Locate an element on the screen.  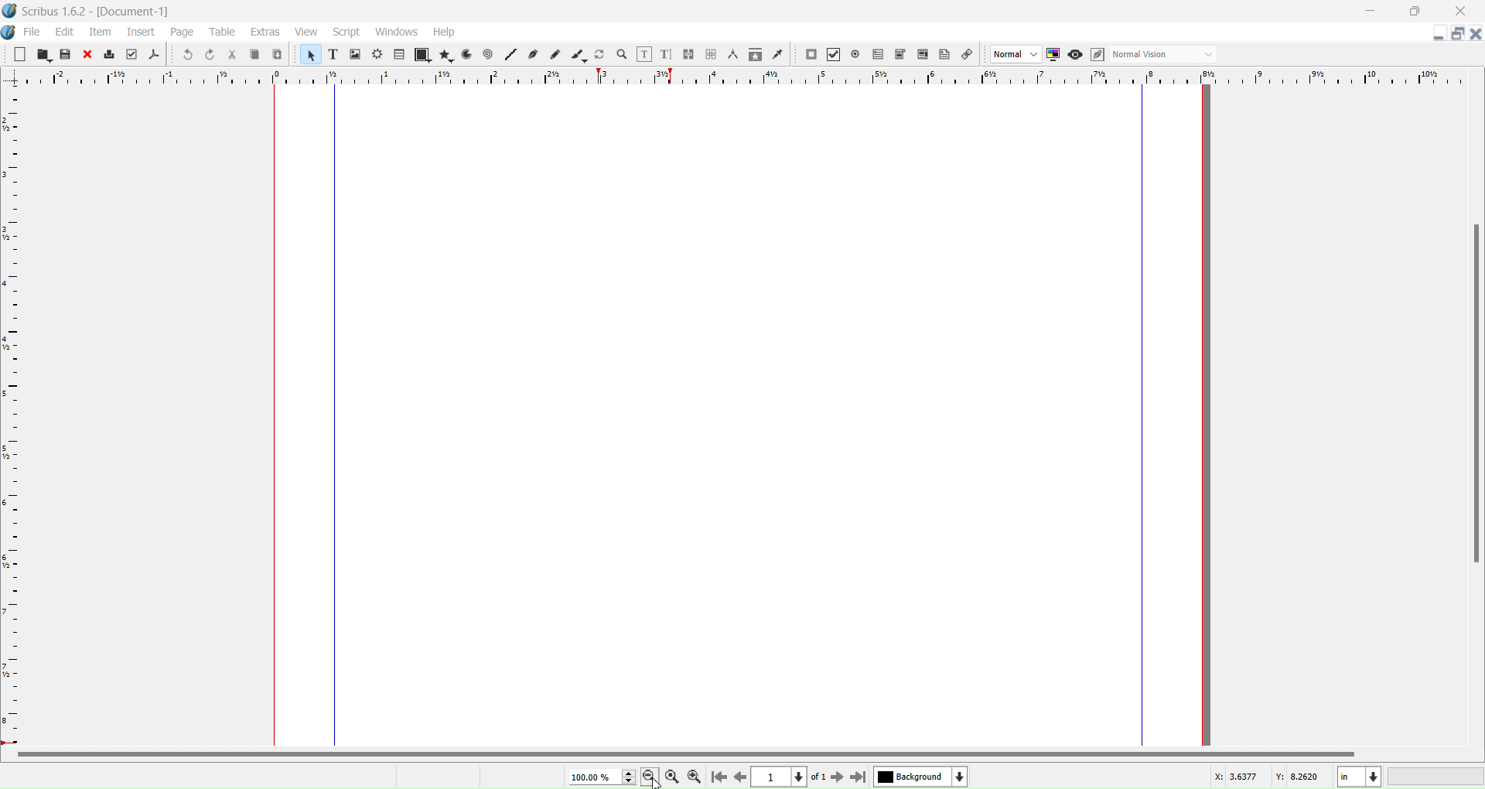
Rotate Item is located at coordinates (599, 54).